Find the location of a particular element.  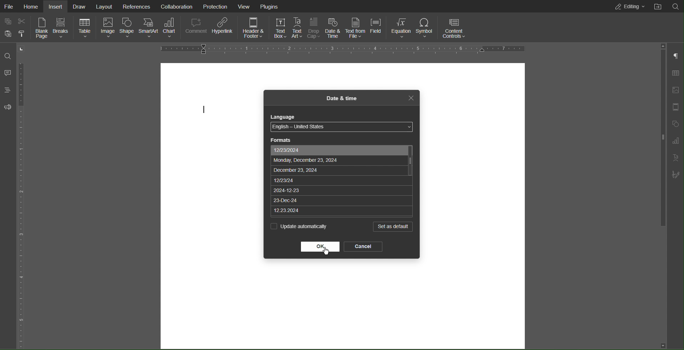

Symbol is located at coordinates (425, 28).